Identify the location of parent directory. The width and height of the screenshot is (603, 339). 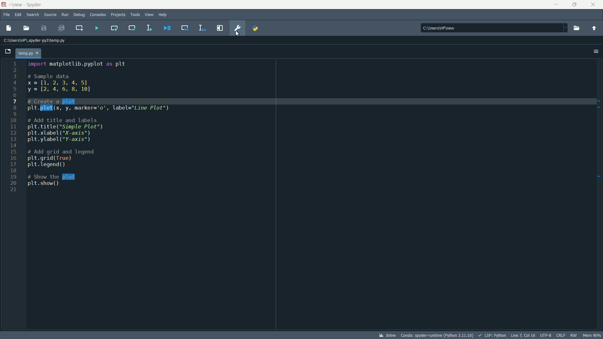
(594, 28).